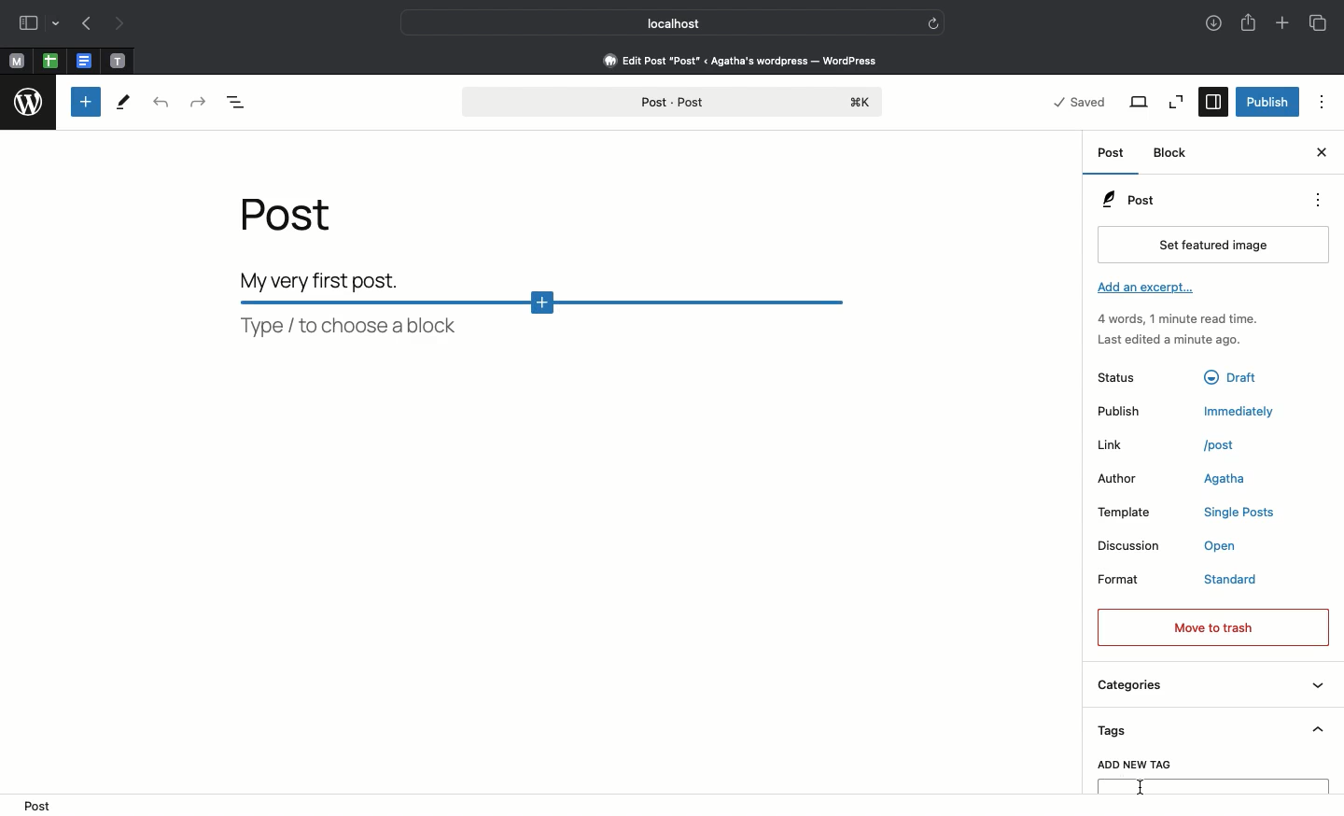 This screenshot has height=816, width=1344. What do you see at coordinates (1117, 376) in the screenshot?
I see `Status` at bounding box center [1117, 376].